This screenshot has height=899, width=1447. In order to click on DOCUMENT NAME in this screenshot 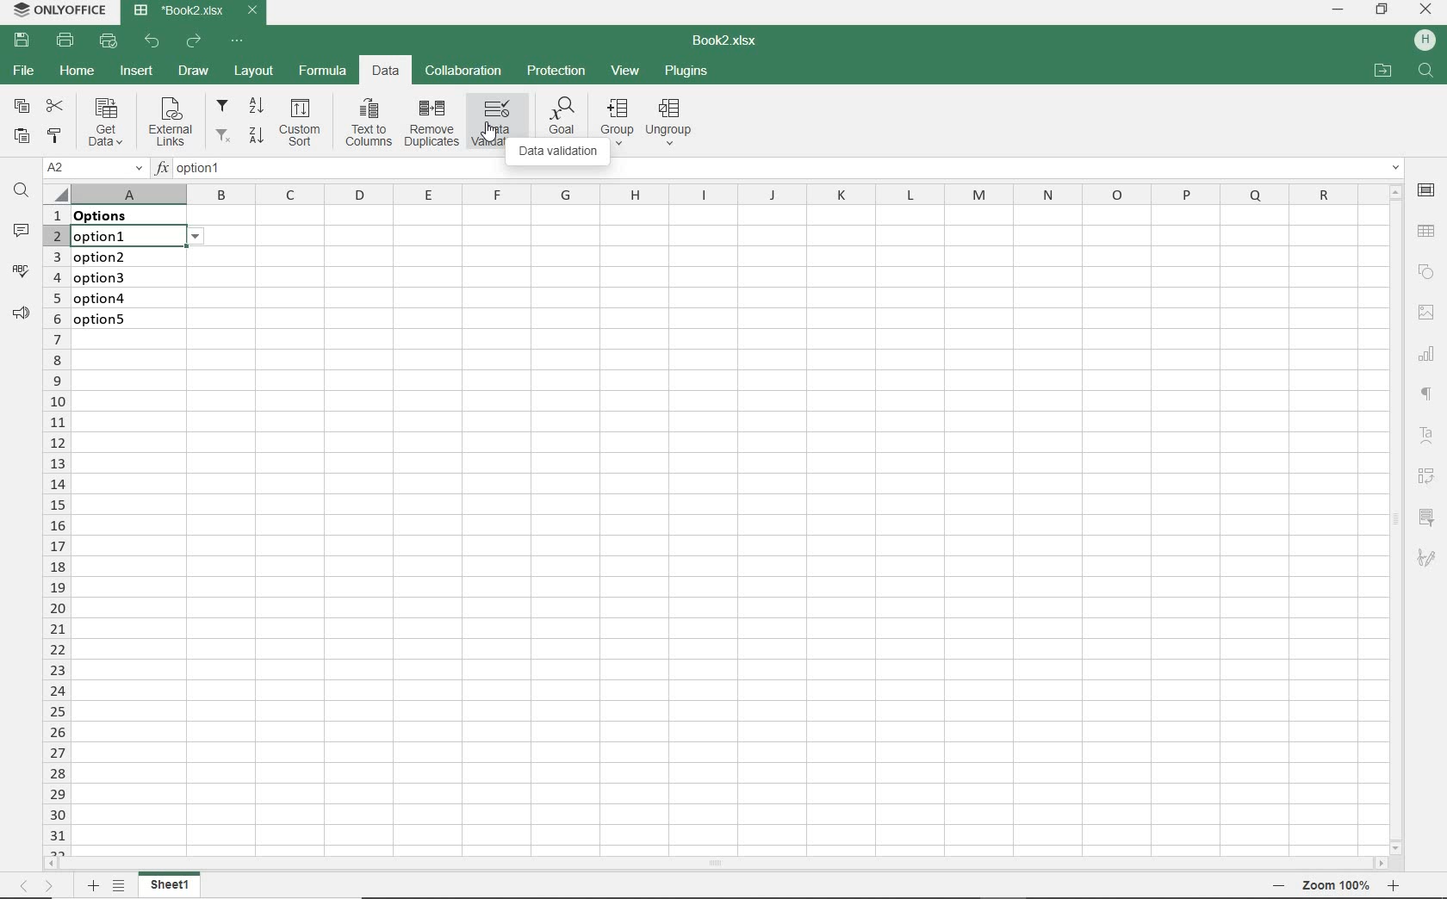, I will do `click(196, 10)`.